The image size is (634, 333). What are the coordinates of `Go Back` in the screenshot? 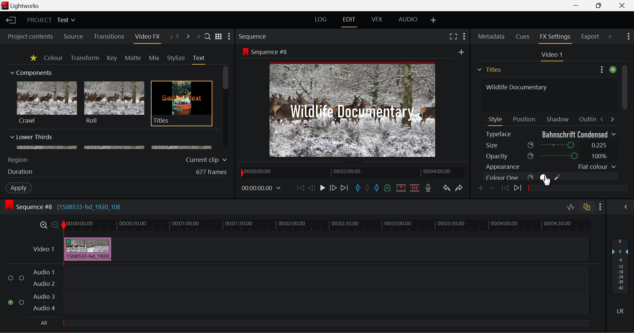 It's located at (311, 188).